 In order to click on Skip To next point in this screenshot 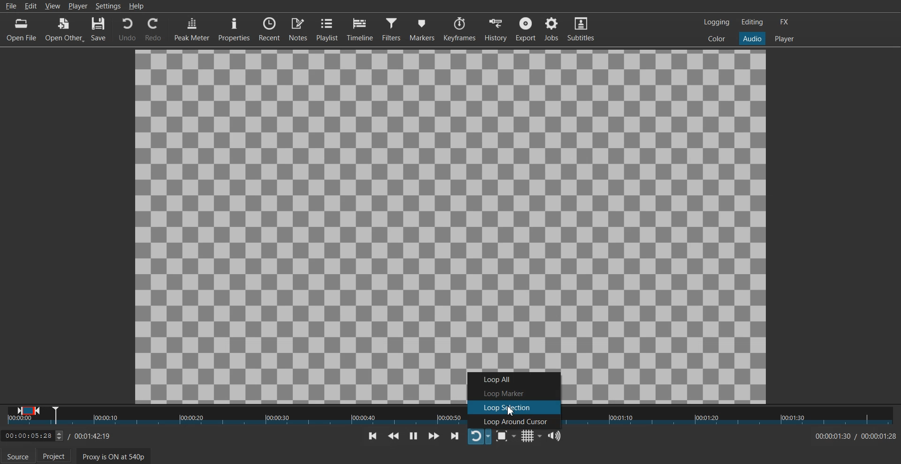, I will do `click(455, 435)`.